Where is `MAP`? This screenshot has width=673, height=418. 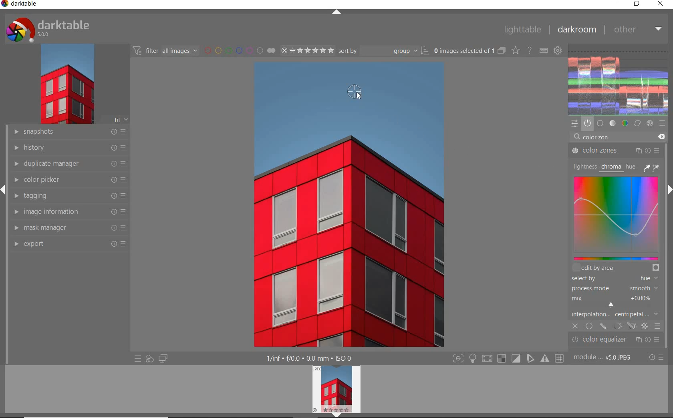
MAP is located at coordinates (618, 217).